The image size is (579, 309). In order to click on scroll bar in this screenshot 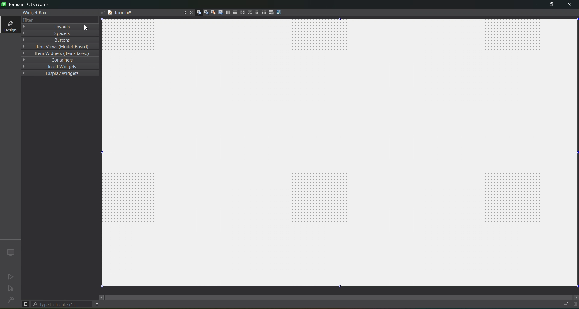, I will do `click(339, 295)`.